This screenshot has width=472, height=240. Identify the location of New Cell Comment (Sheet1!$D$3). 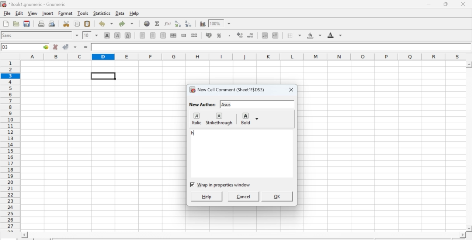
(232, 89).